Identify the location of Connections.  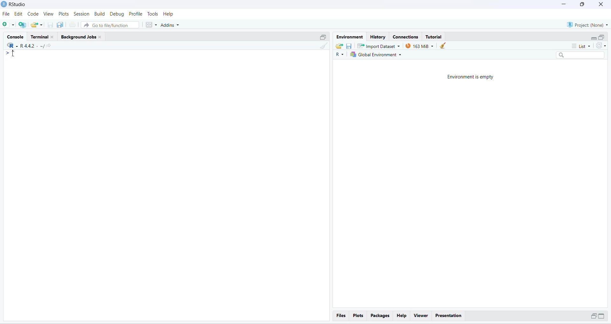
(405, 36).